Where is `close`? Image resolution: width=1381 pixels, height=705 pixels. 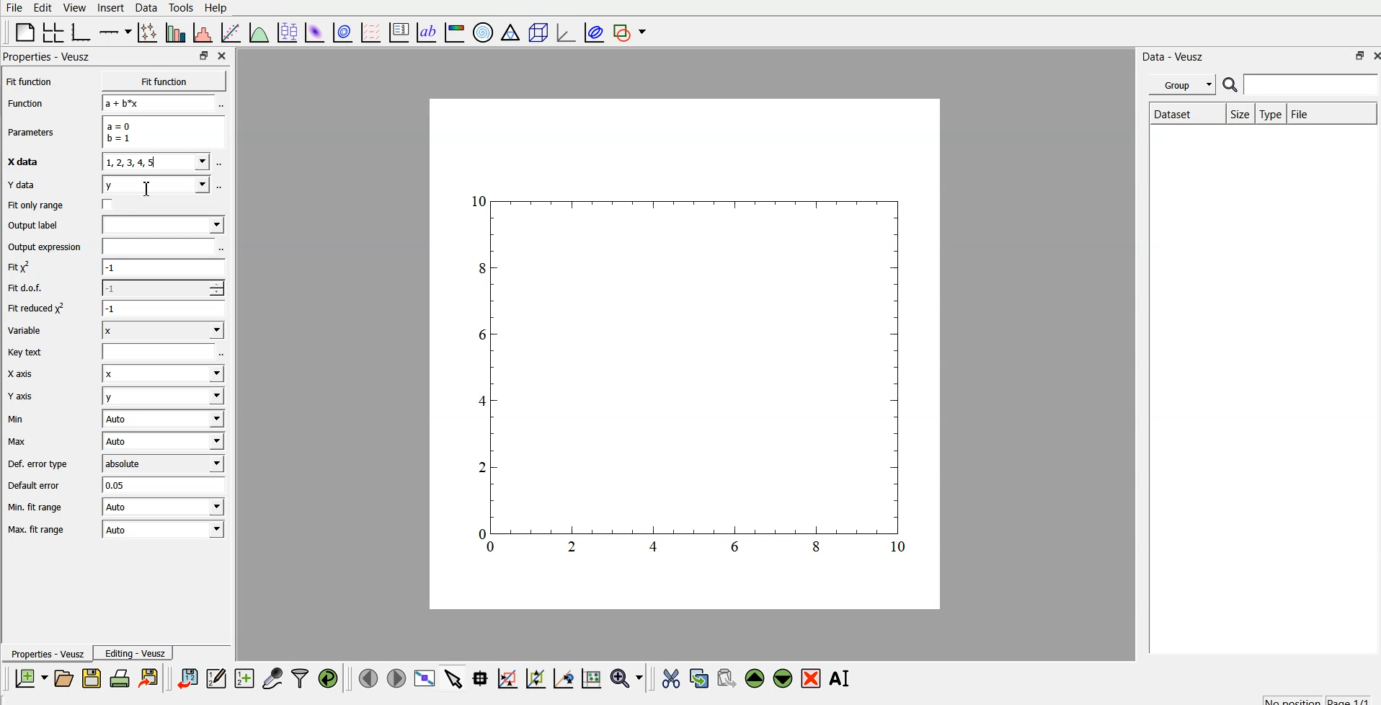 close is located at coordinates (223, 56).